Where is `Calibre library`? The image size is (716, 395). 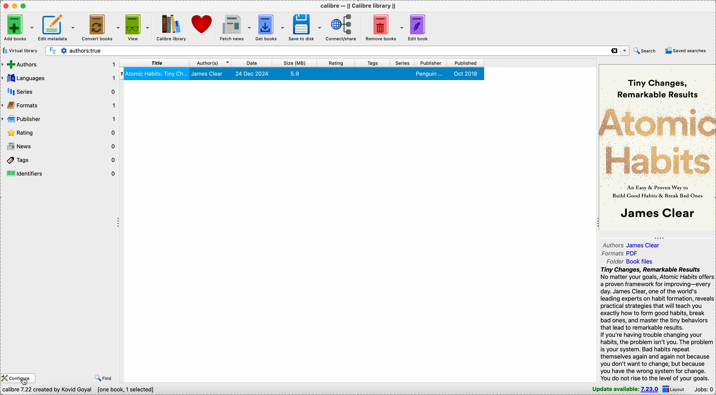 Calibre library is located at coordinates (169, 28).